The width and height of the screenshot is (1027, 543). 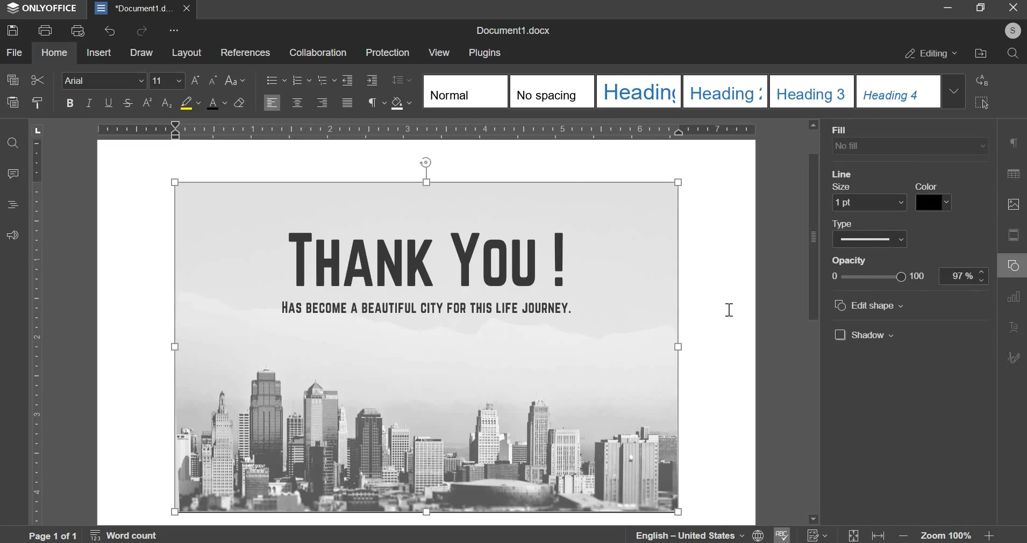 What do you see at coordinates (387, 54) in the screenshot?
I see `protection` at bounding box center [387, 54].